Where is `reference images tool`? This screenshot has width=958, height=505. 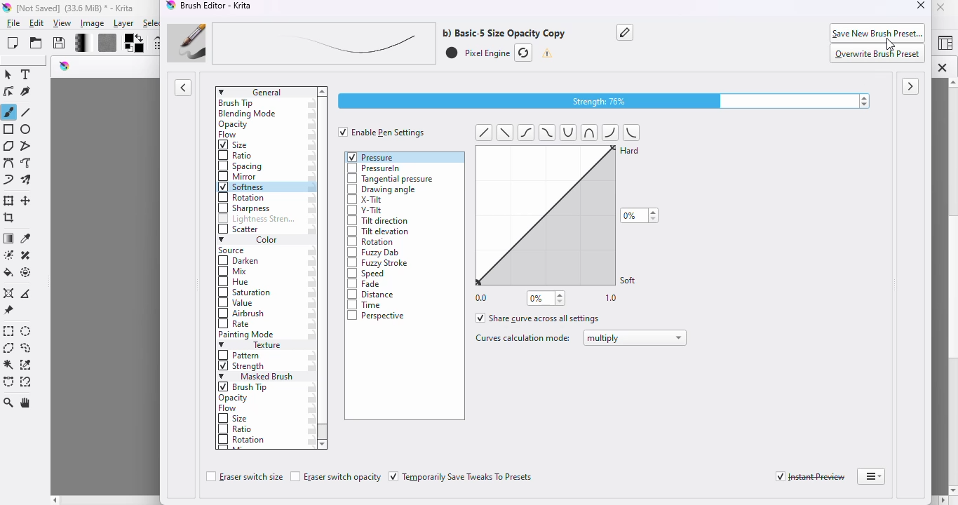
reference images tool is located at coordinates (8, 311).